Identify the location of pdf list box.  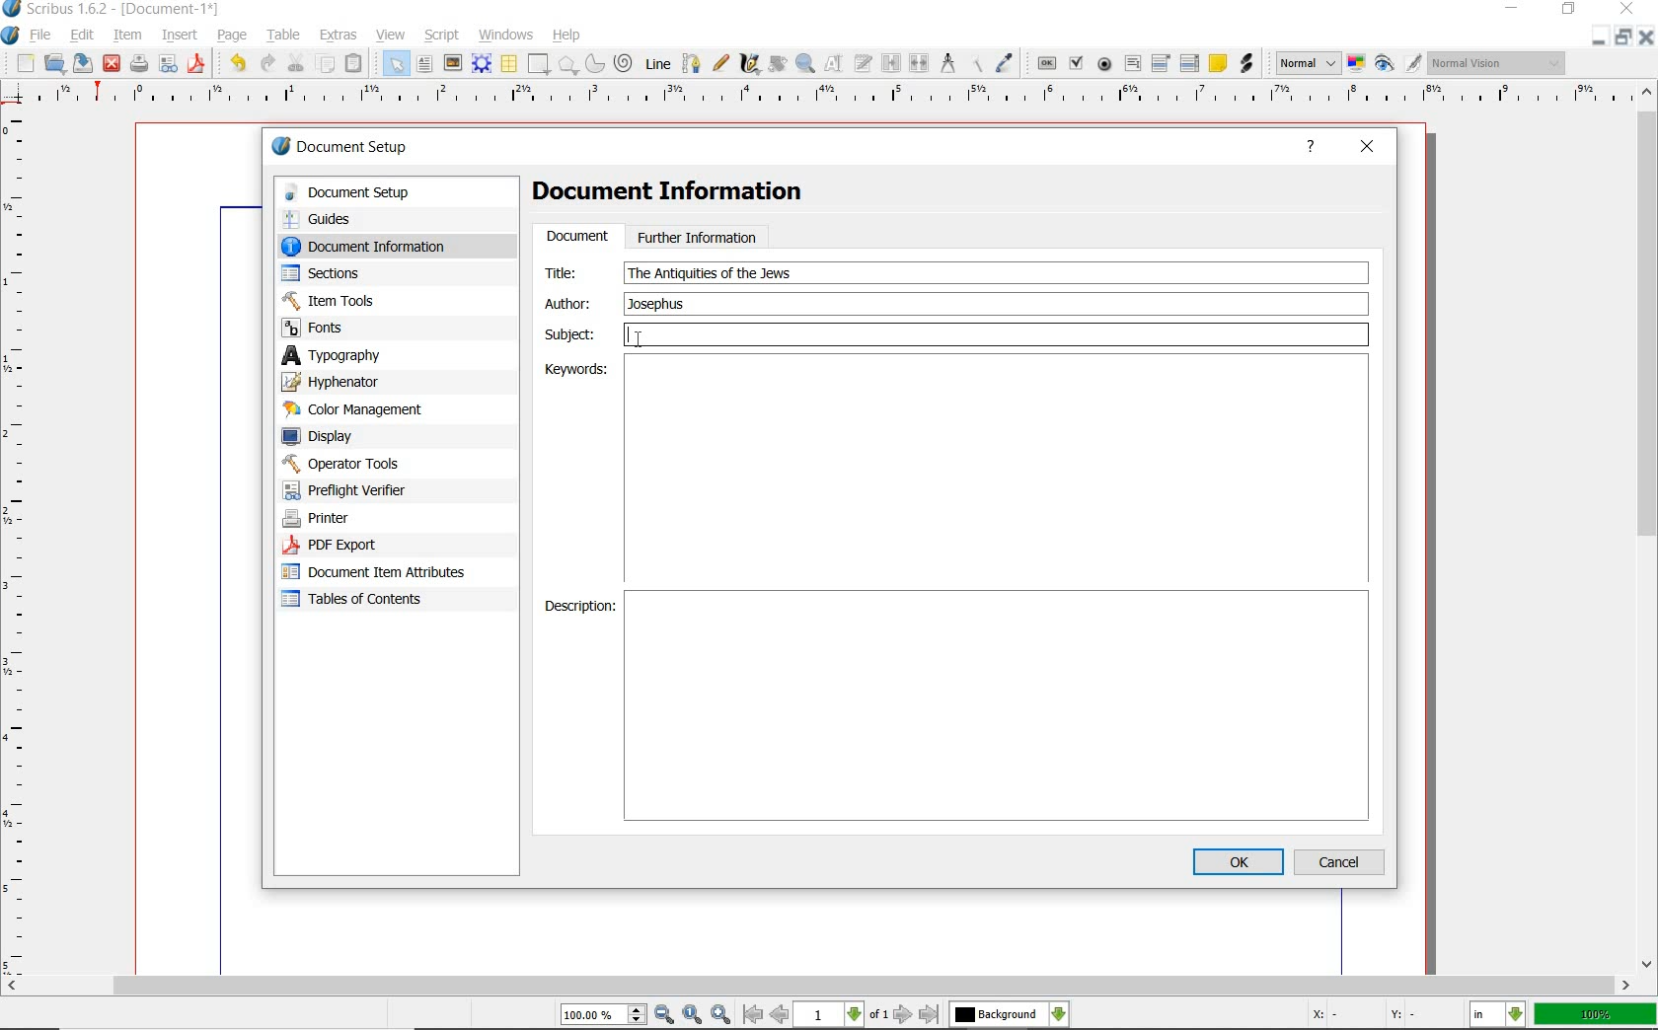
(1188, 63).